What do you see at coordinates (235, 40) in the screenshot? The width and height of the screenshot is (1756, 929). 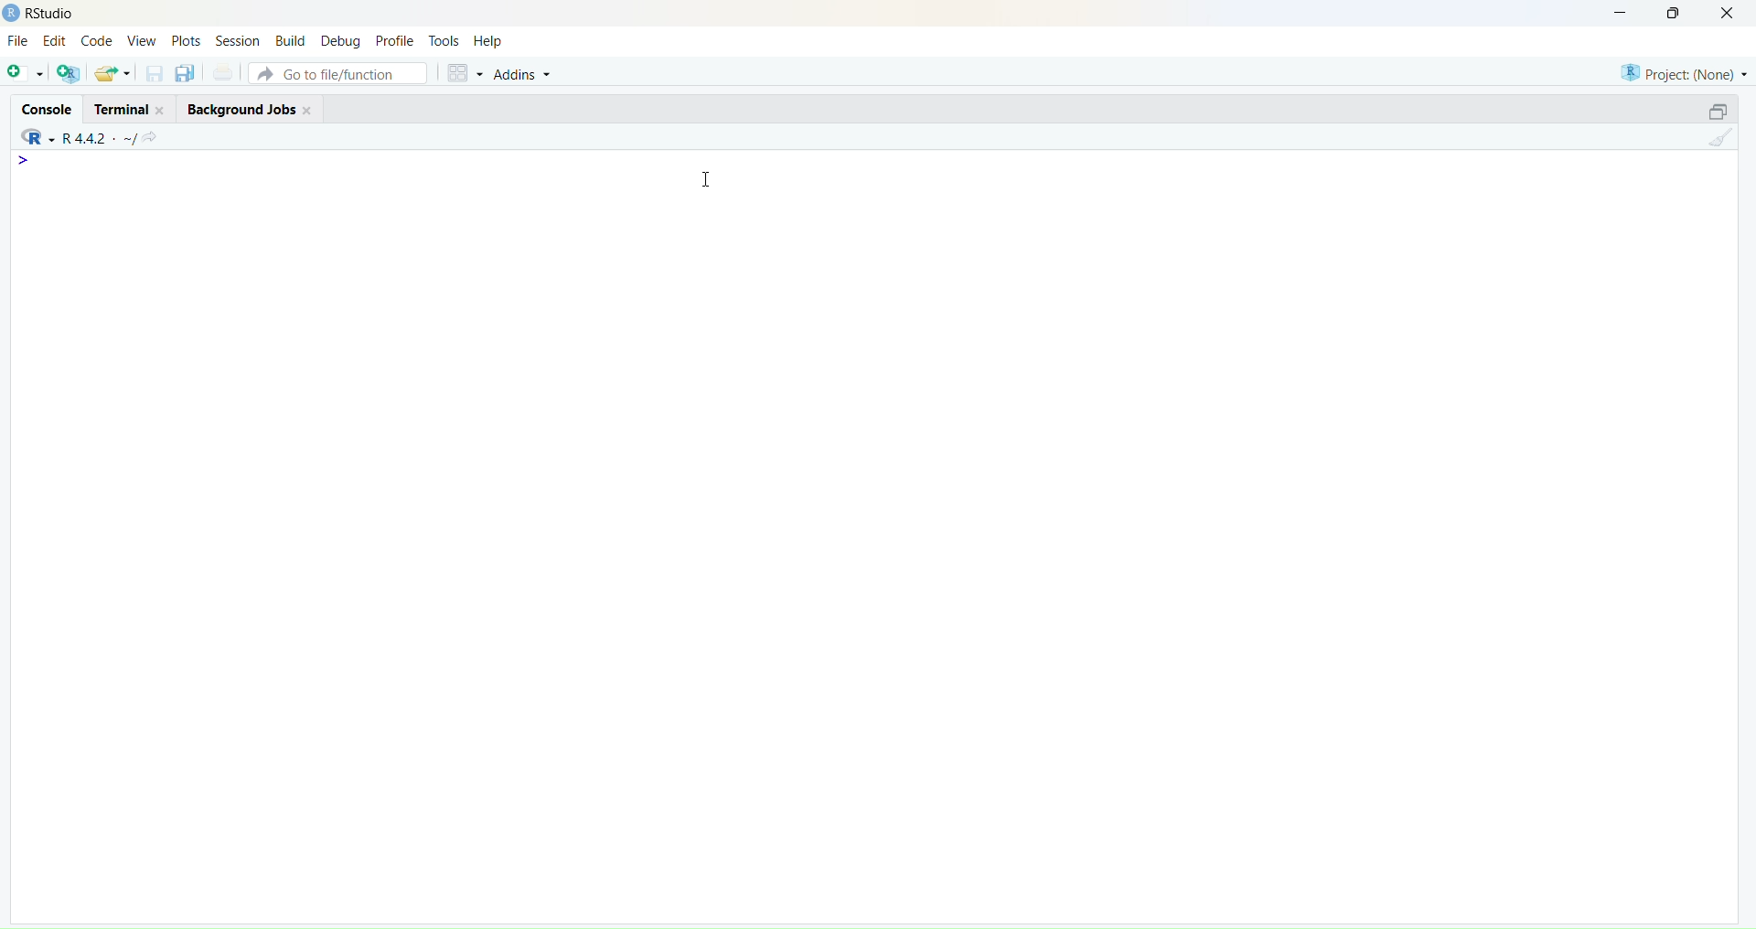 I see `Session` at bounding box center [235, 40].